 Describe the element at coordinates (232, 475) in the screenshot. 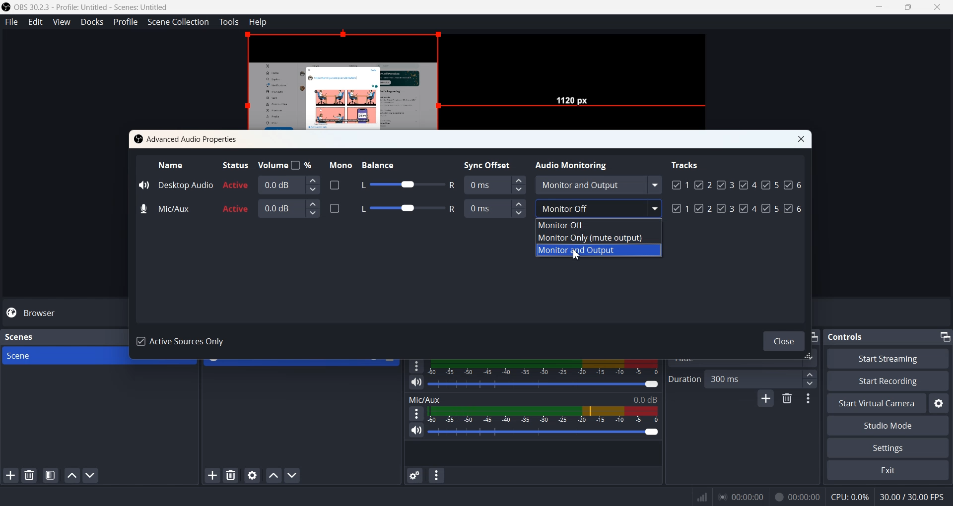

I see `Delete selected sources` at that location.